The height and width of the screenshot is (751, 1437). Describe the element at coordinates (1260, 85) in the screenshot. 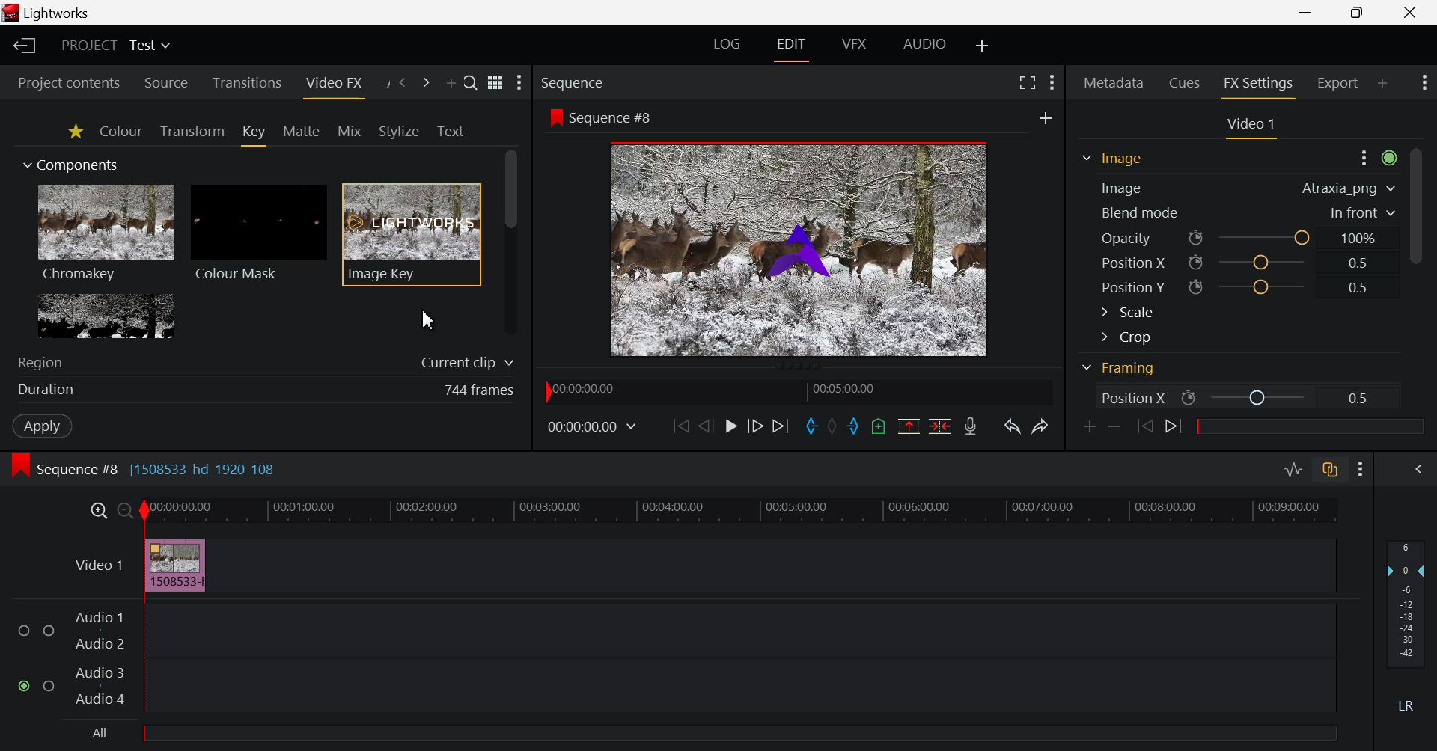

I see `FX Settings` at that location.